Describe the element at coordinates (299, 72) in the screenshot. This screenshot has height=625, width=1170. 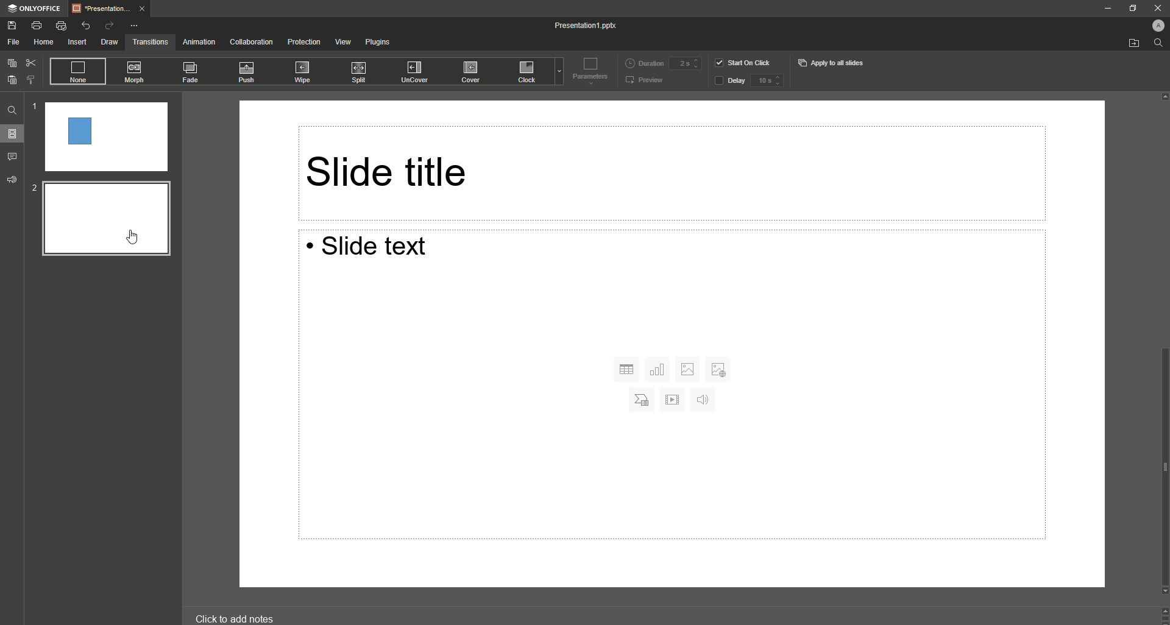
I see `Wipe` at that location.